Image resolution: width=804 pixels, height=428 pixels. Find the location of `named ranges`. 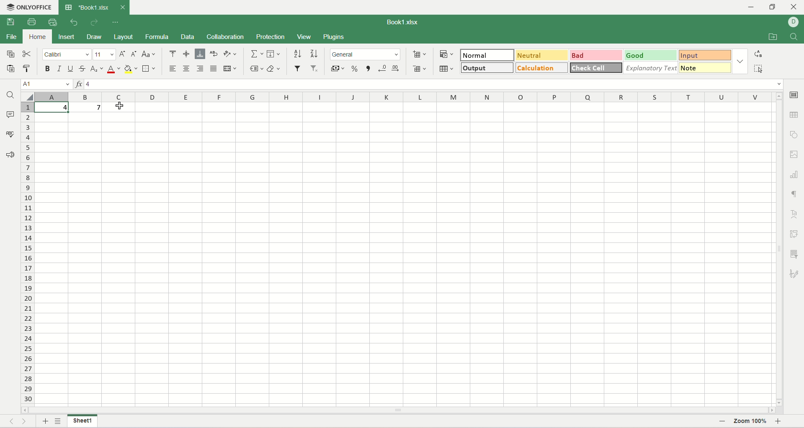

named ranges is located at coordinates (254, 70).